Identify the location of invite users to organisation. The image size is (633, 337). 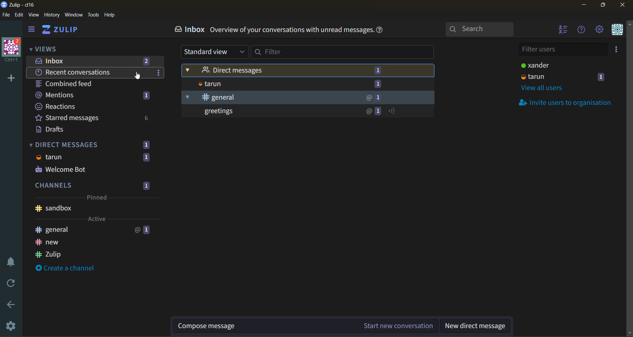
(568, 103).